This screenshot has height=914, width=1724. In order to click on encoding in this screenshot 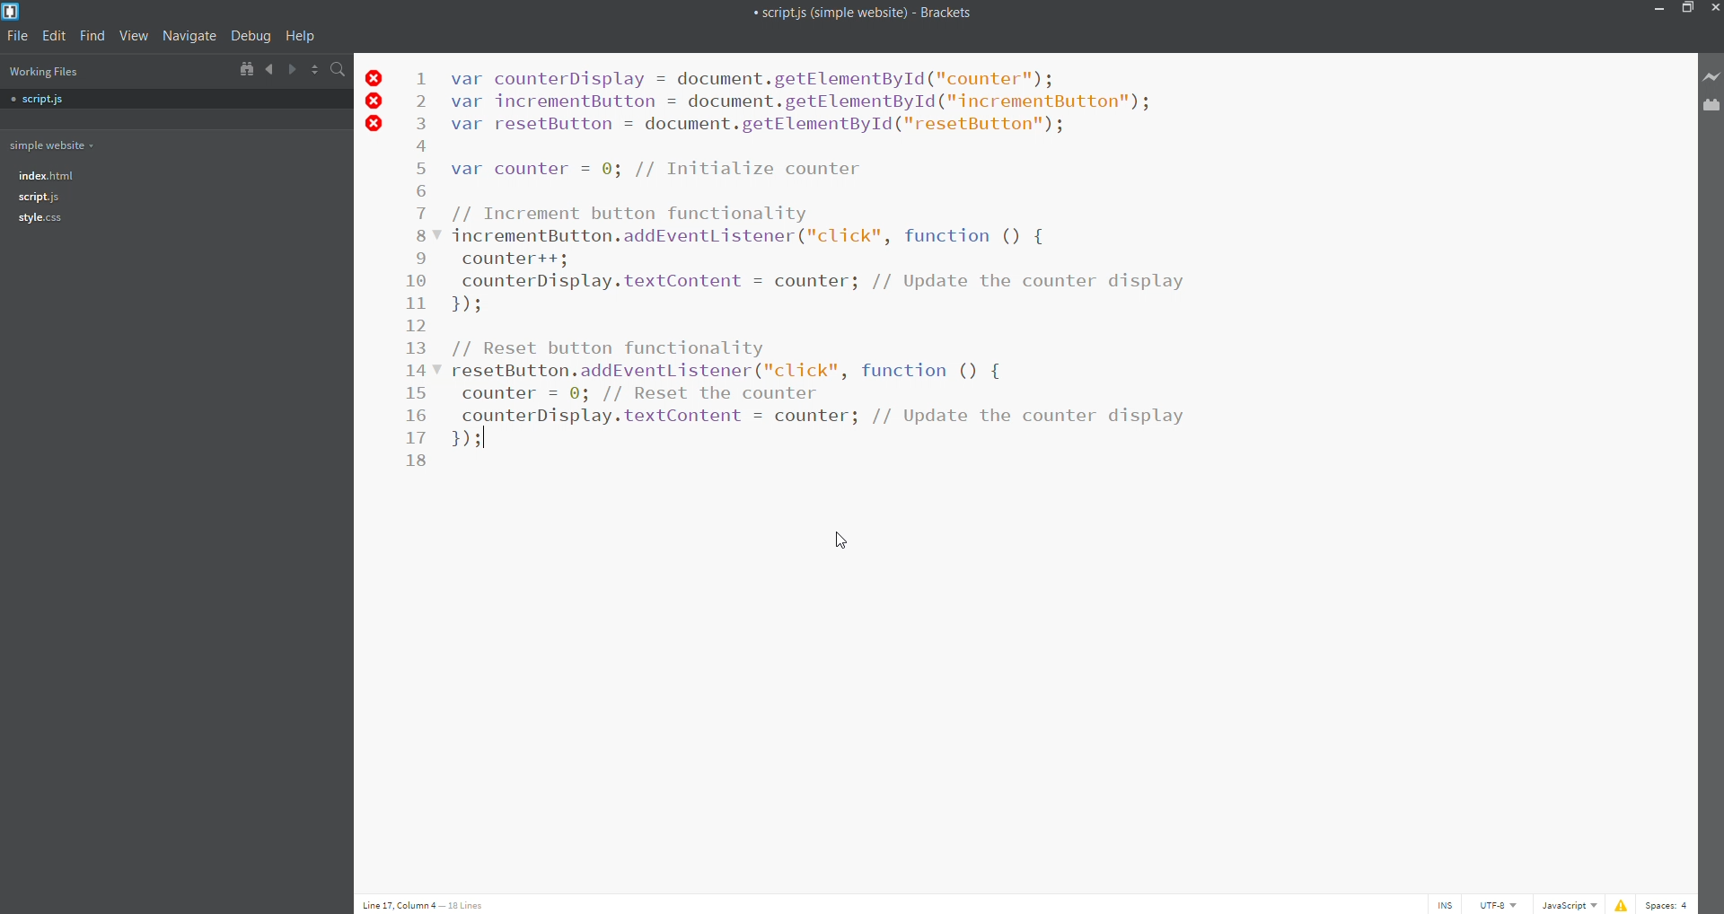, I will do `click(1498, 905)`.